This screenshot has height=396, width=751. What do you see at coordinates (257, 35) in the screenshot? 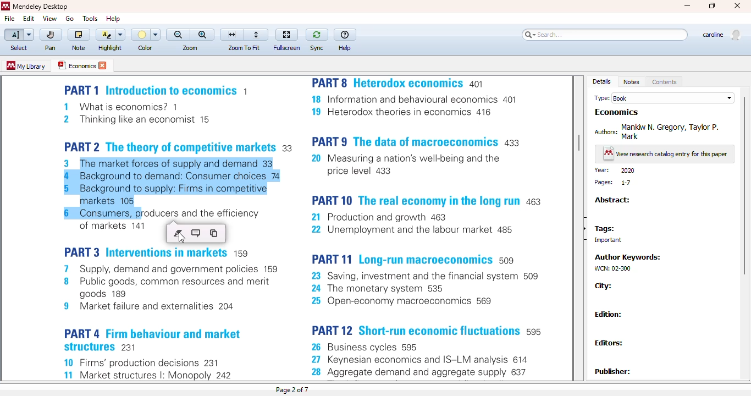
I see `fit to page` at bounding box center [257, 35].